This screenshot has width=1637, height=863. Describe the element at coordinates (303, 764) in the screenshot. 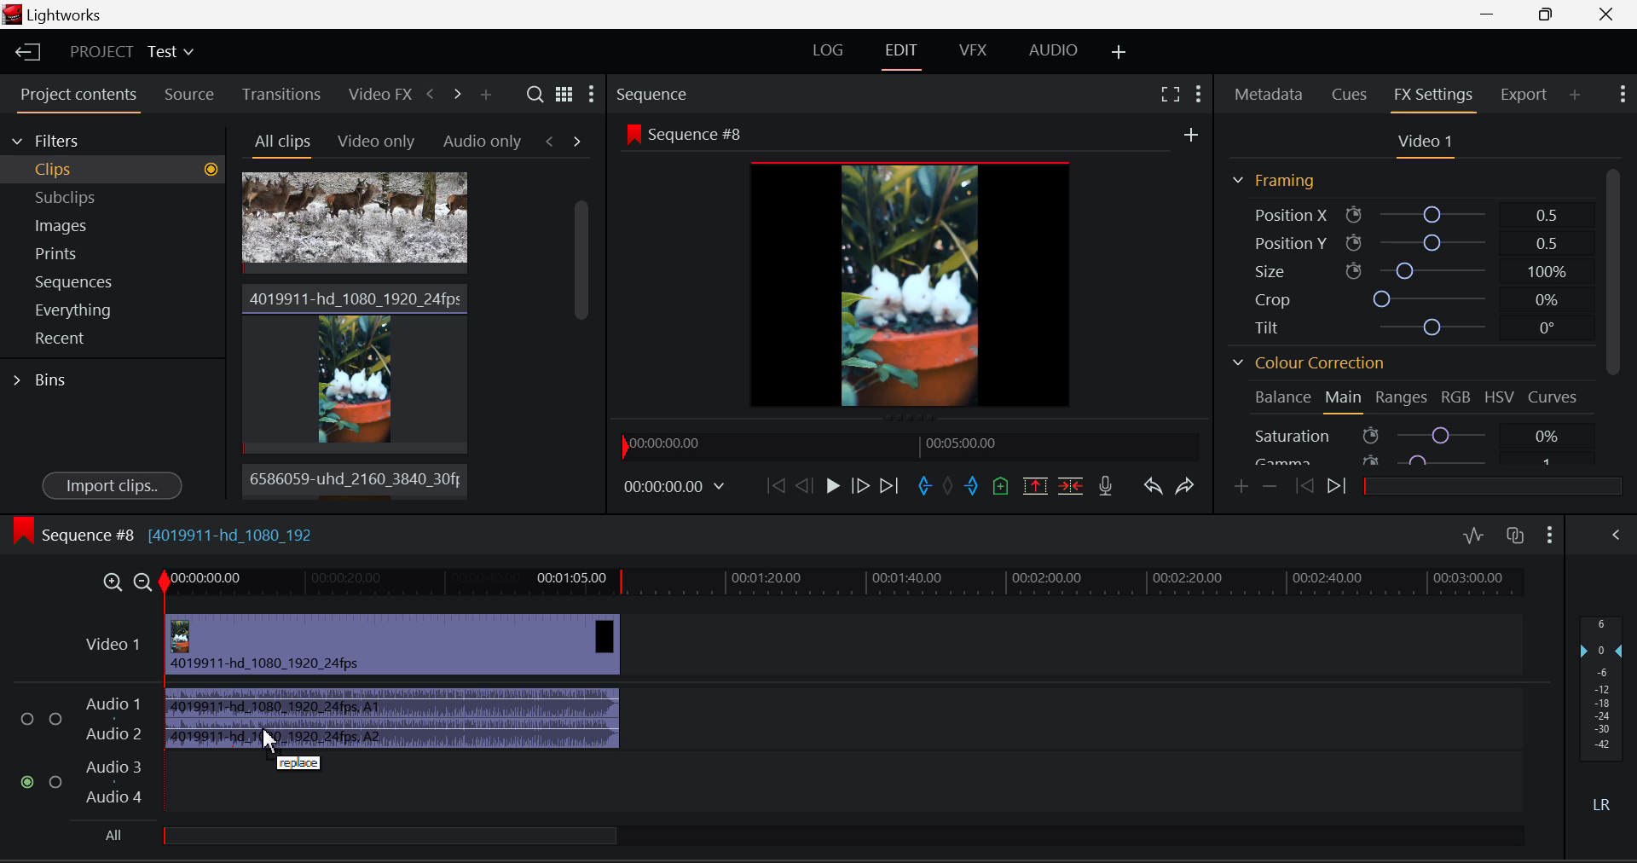

I see `replace` at that location.